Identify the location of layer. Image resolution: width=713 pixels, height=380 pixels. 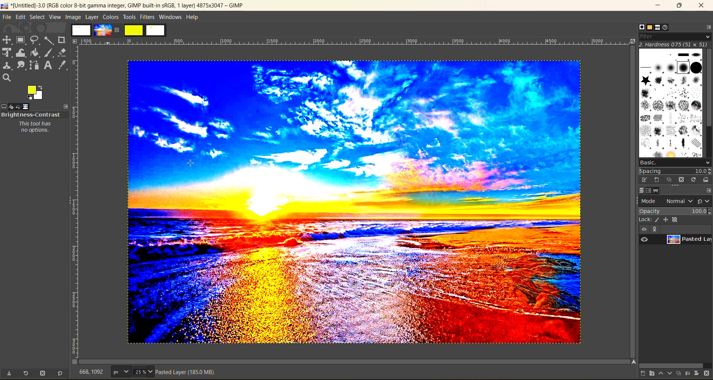
(688, 240).